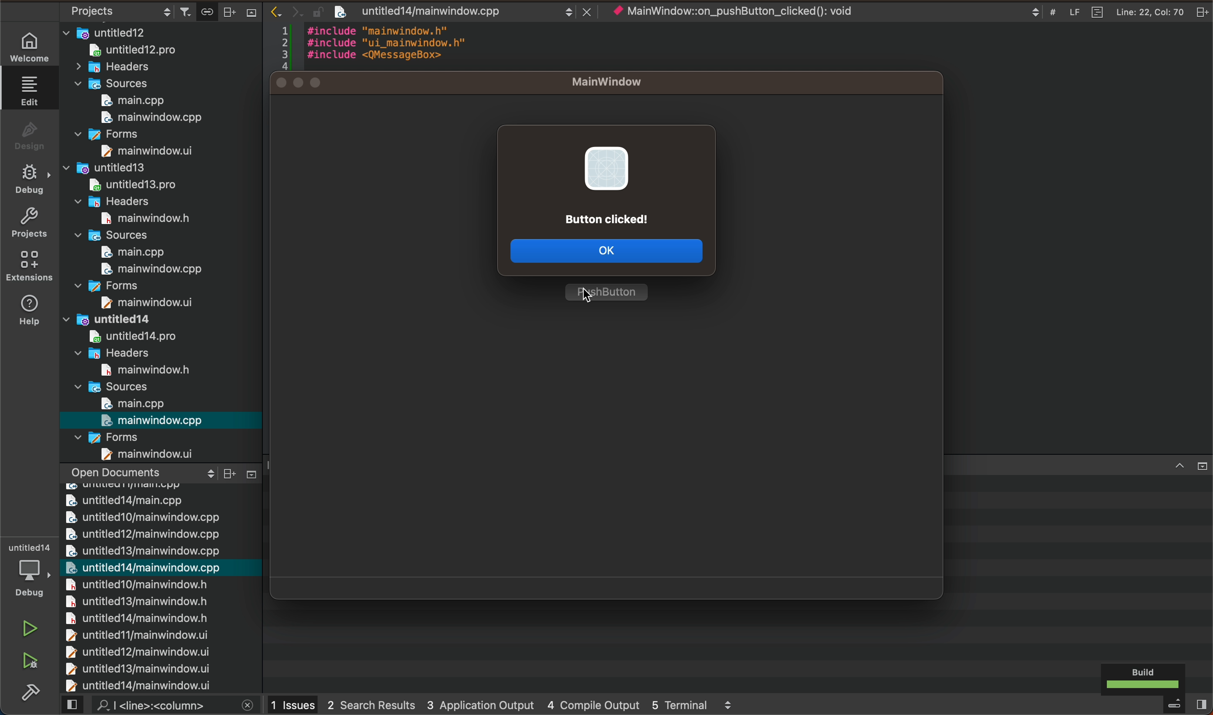 The height and width of the screenshot is (715, 1213). Describe the element at coordinates (1169, 705) in the screenshot. I see `close slide bar` at that location.